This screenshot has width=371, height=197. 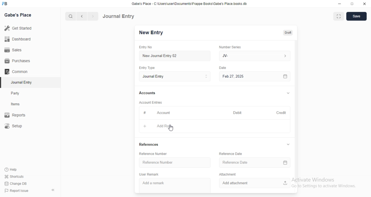 What do you see at coordinates (166, 126) in the screenshot?
I see `Add Row` at bounding box center [166, 126].